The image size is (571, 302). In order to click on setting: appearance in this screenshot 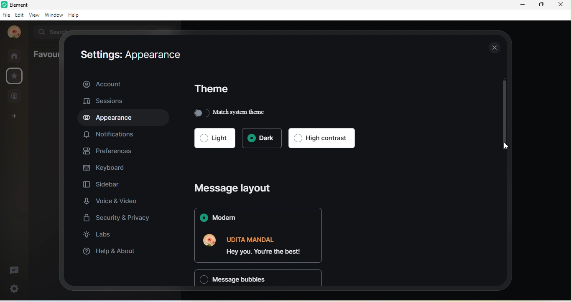, I will do `click(133, 55)`.